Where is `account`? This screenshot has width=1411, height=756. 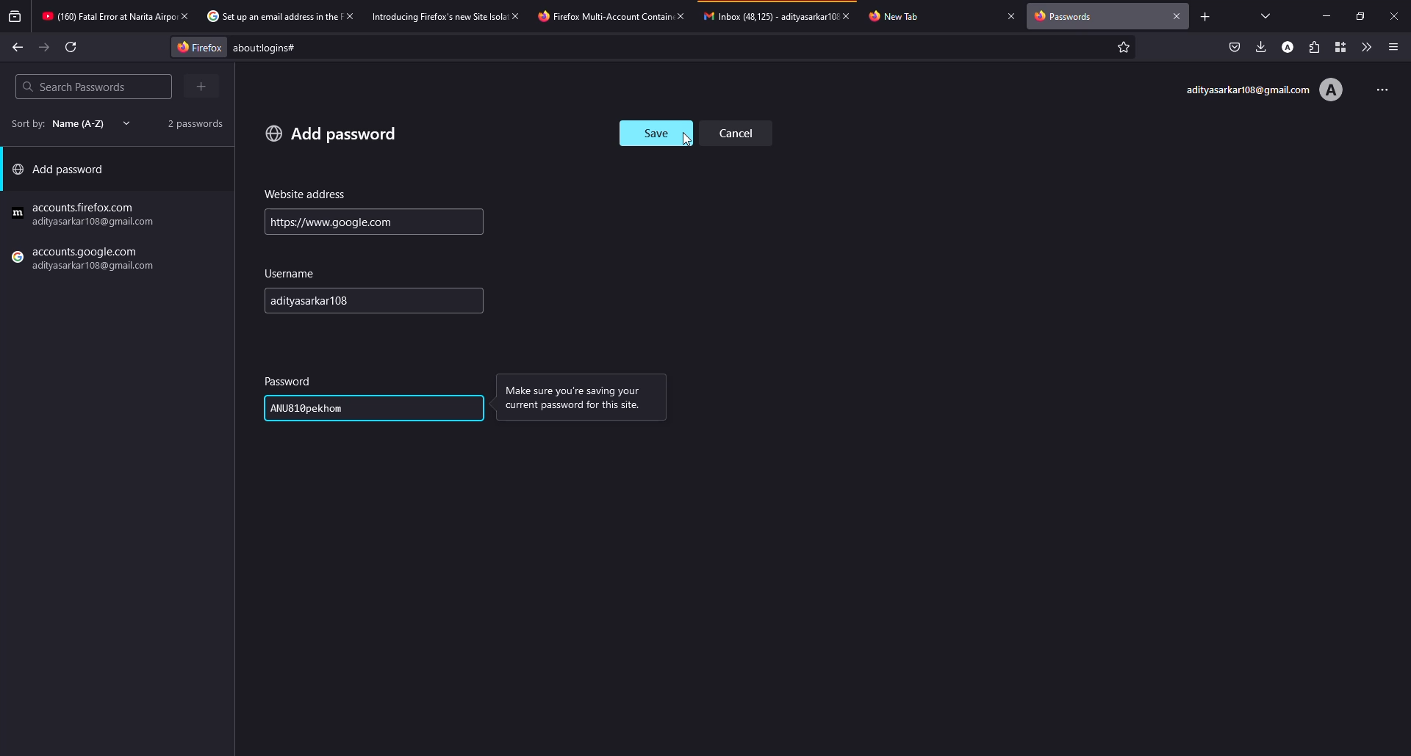
account is located at coordinates (1290, 46).